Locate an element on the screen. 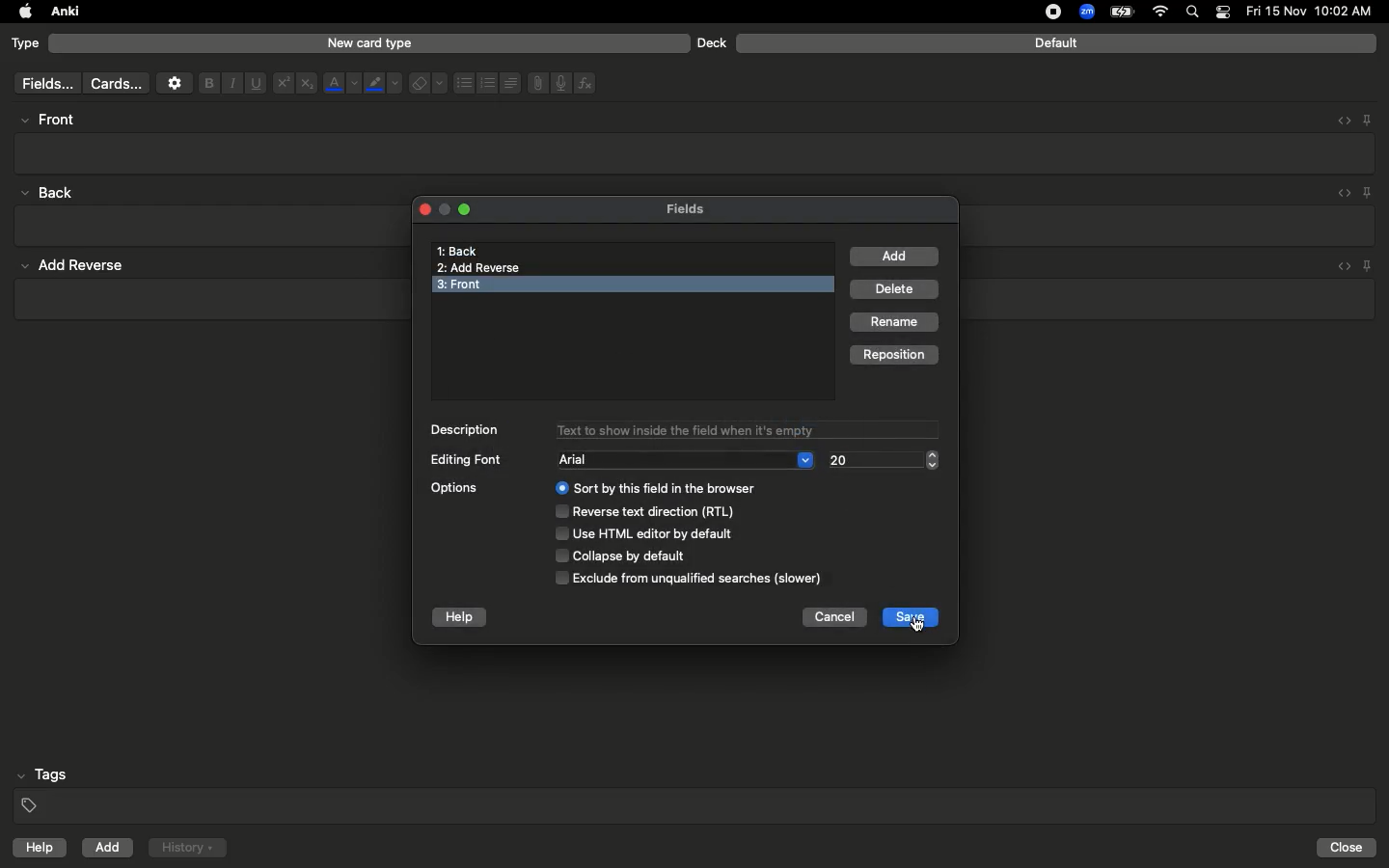  back is located at coordinates (52, 192).